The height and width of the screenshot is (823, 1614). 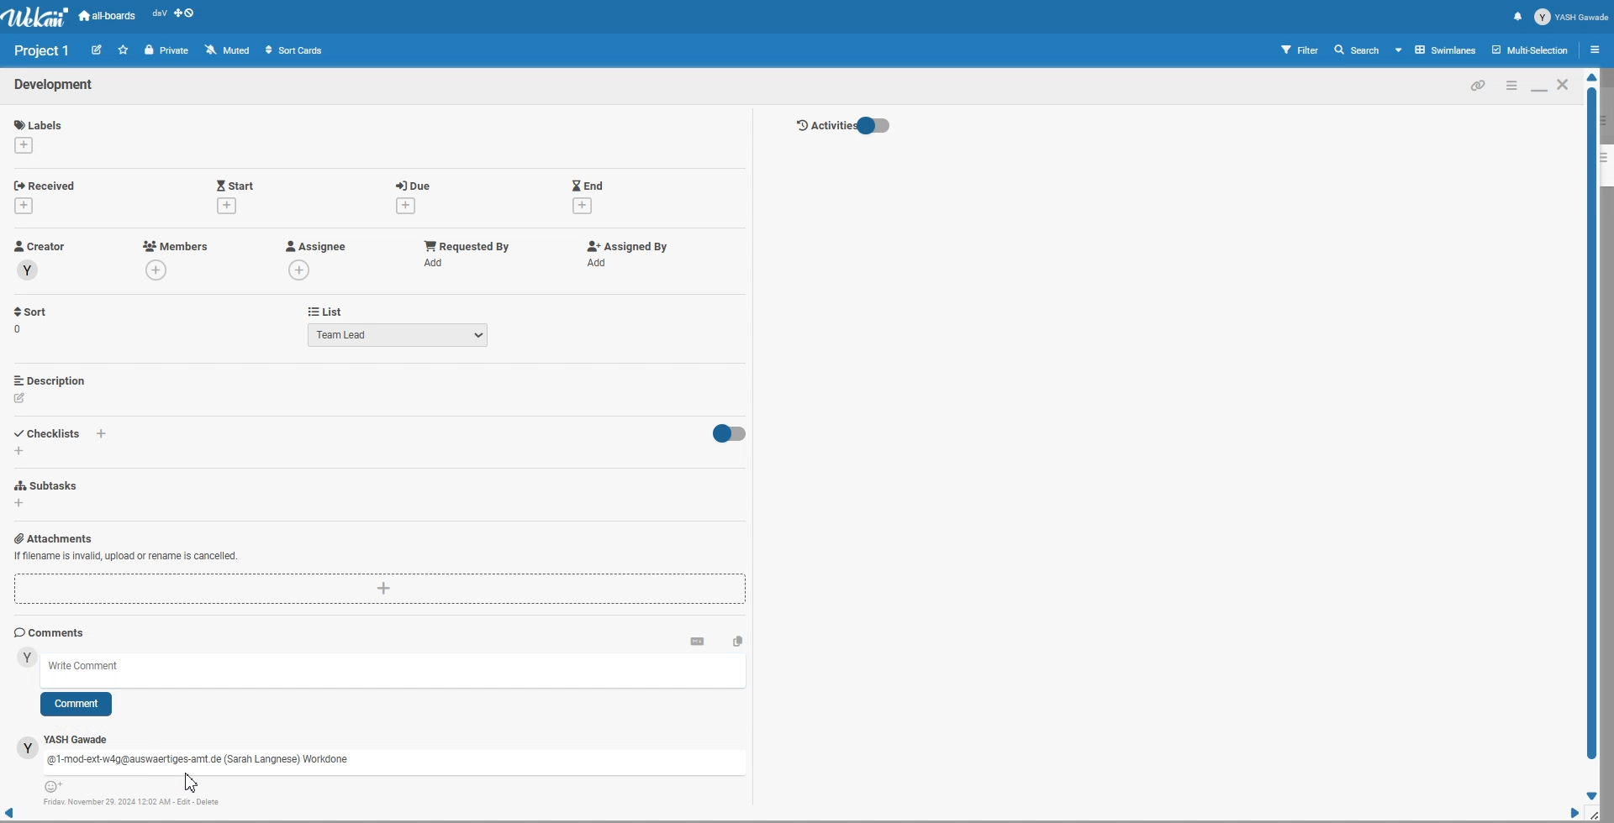 I want to click on date and time, so click(x=133, y=802).